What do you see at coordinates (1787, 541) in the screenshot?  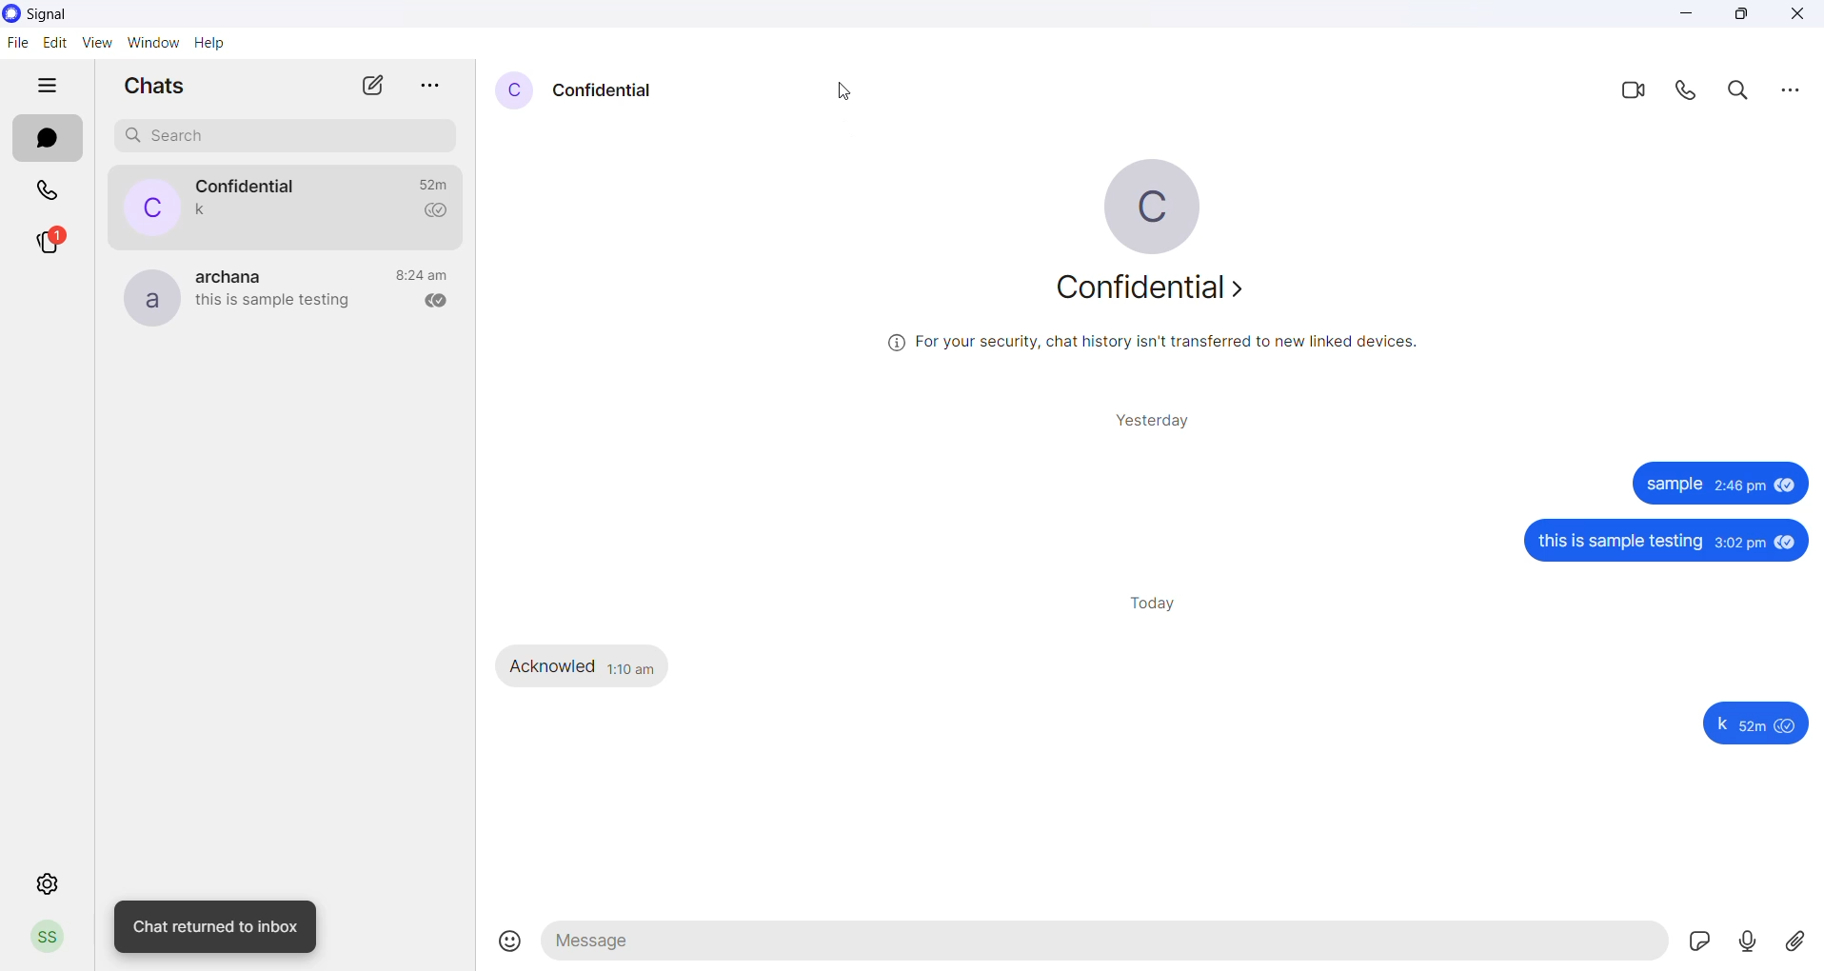 I see `seen` at bounding box center [1787, 541].